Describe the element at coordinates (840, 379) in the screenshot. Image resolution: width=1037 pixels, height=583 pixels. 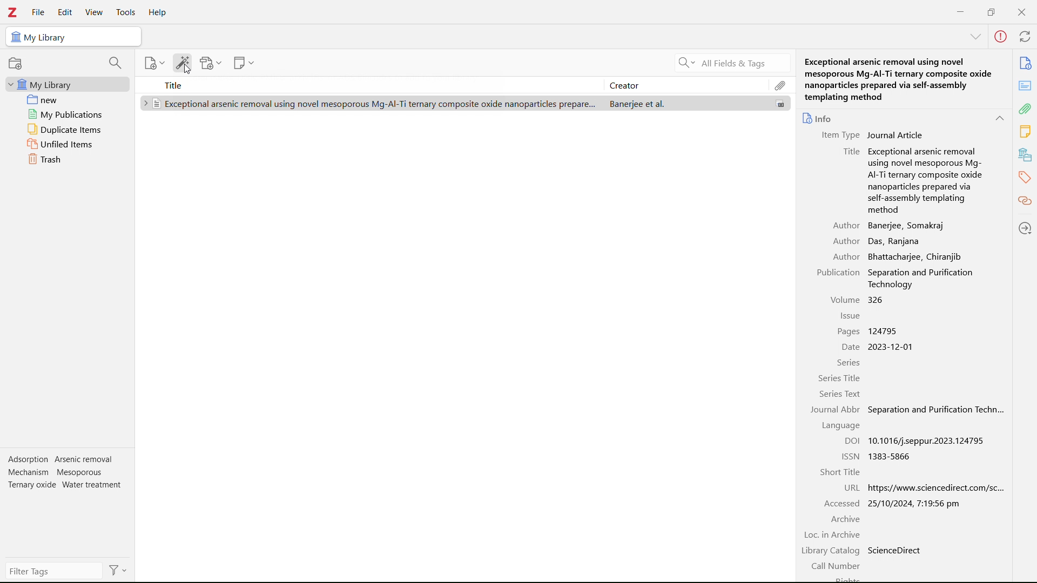
I see `Series title` at that location.